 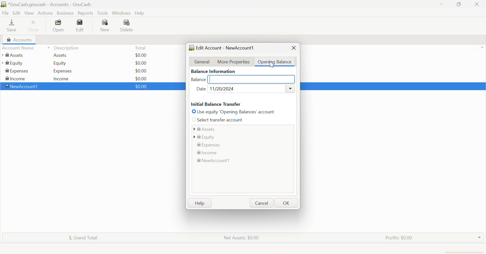 I want to click on Income, so click(x=208, y=153).